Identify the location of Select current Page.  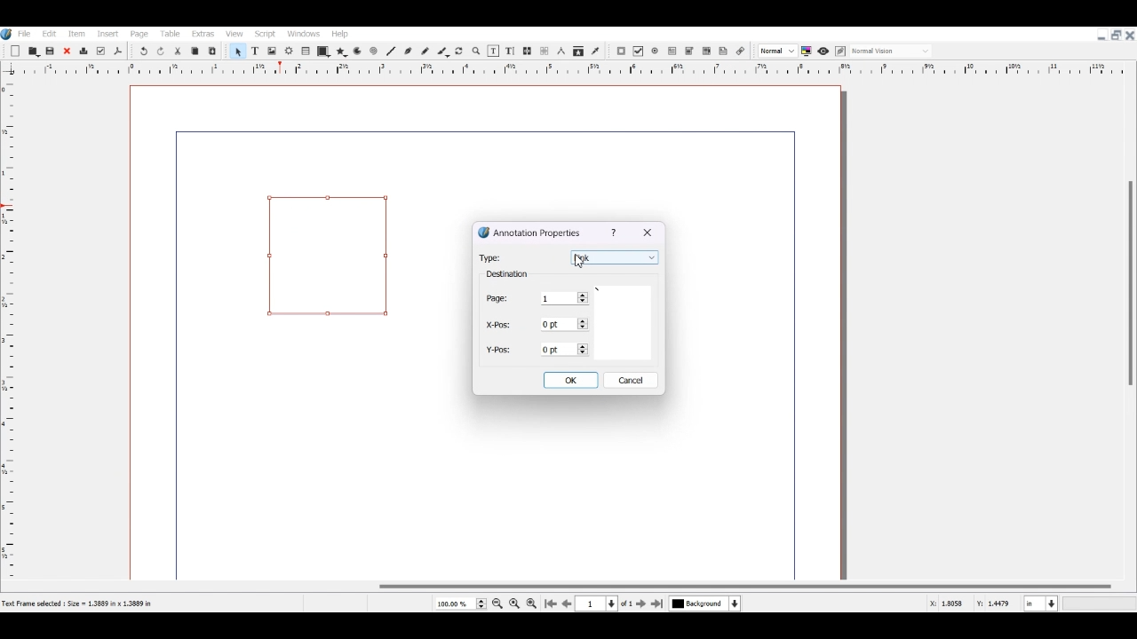
(608, 603).